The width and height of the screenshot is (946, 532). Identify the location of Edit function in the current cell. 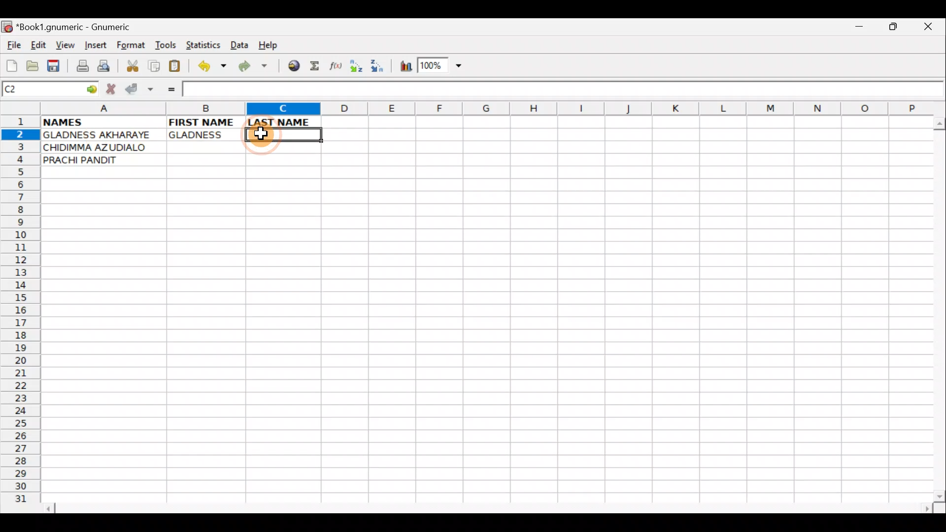
(338, 68).